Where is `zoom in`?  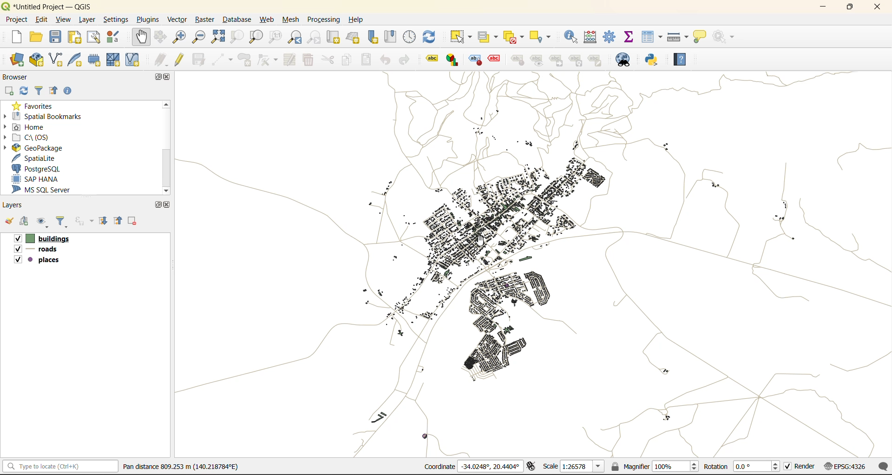
zoom in is located at coordinates (182, 37).